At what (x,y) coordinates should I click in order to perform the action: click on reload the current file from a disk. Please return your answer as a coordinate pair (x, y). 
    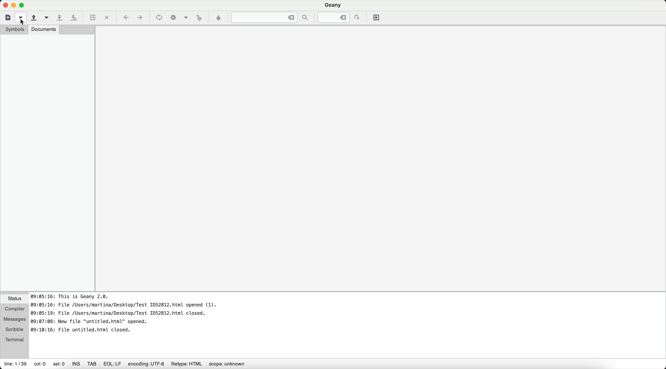
    Looking at the image, I should click on (93, 18).